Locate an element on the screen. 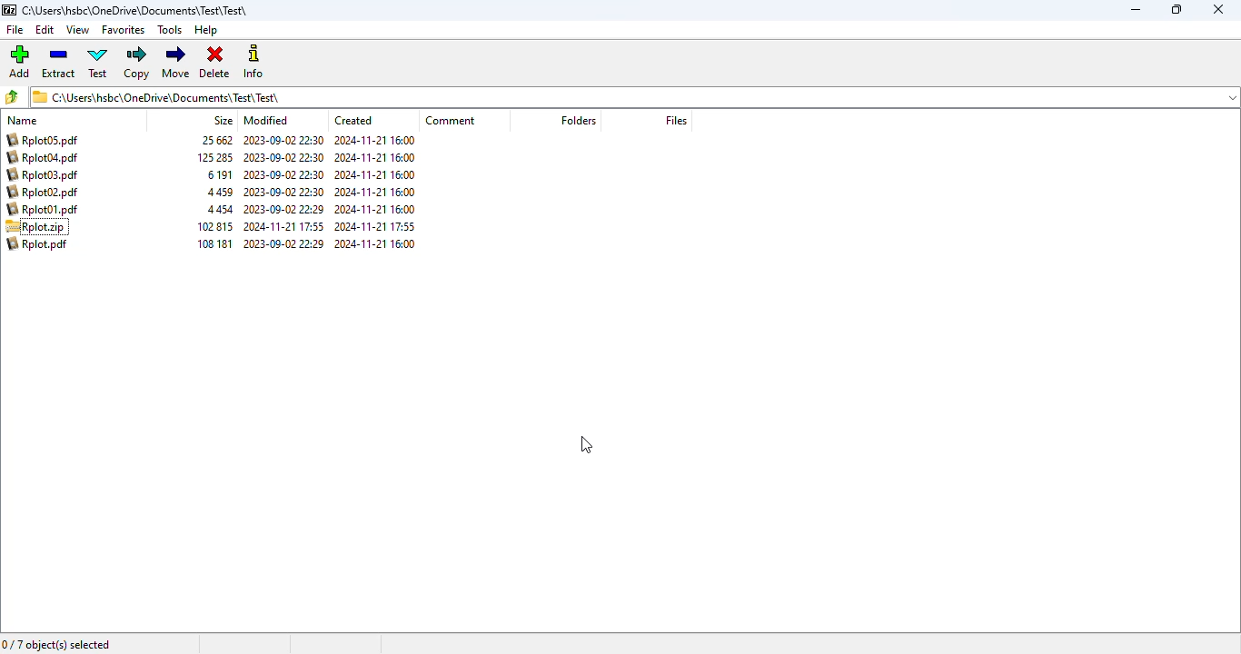  collapse is located at coordinates (1232, 98).